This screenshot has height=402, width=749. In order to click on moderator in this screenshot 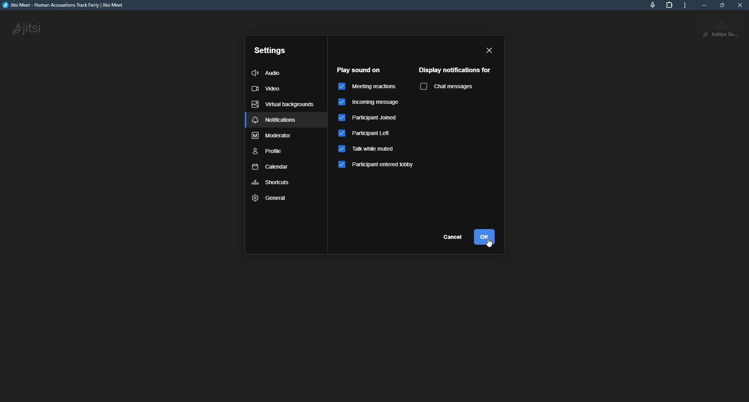, I will do `click(272, 135)`.